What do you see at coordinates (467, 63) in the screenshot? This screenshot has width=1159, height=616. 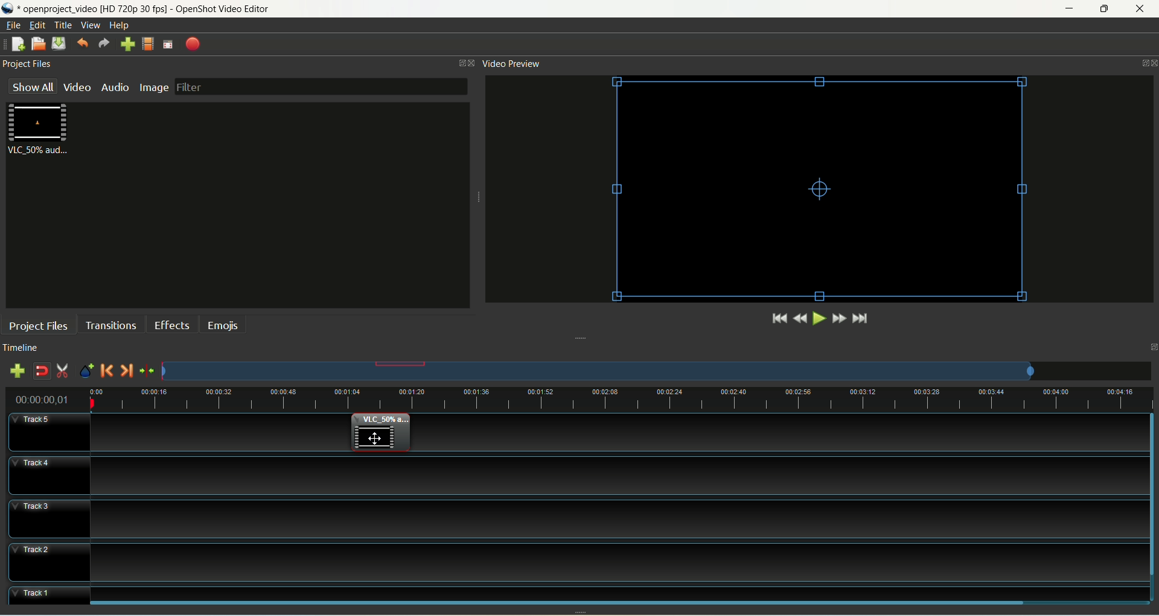 I see `Panel control menu` at bounding box center [467, 63].